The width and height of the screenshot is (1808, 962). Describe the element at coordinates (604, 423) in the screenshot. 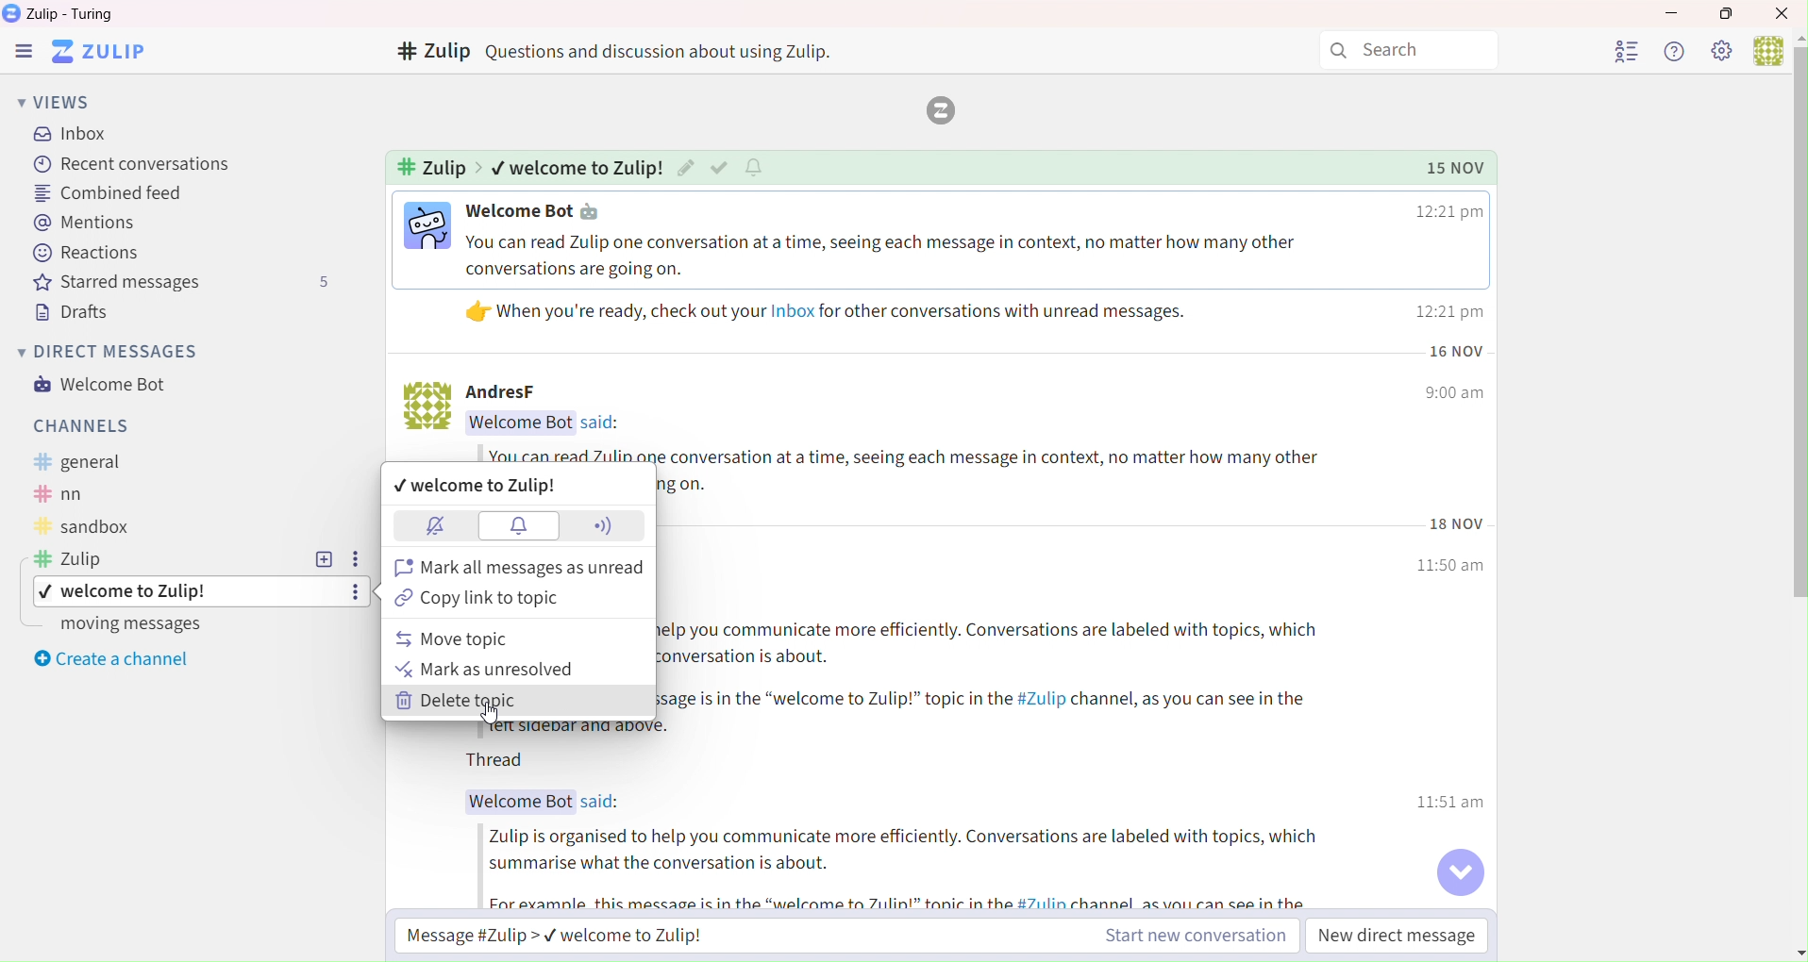

I see `Text` at that location.